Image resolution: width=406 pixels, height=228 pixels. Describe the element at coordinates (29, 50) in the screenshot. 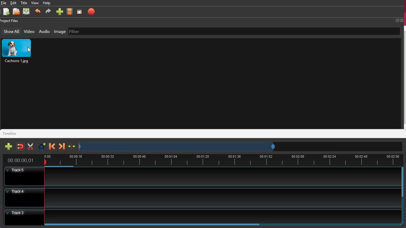

I see `cursor - mouse down` at that location.